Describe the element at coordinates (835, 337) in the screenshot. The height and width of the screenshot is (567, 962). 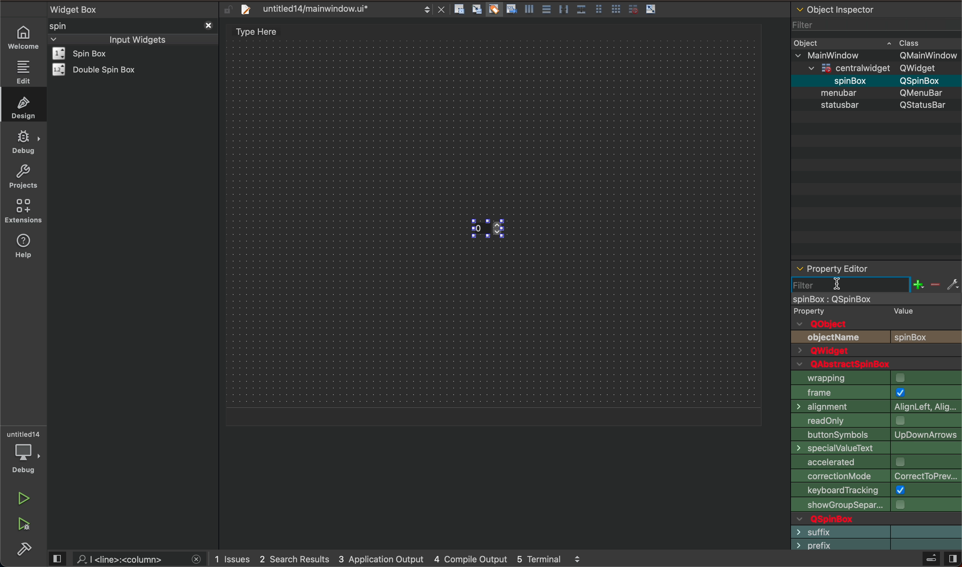
I see `text` at that location.